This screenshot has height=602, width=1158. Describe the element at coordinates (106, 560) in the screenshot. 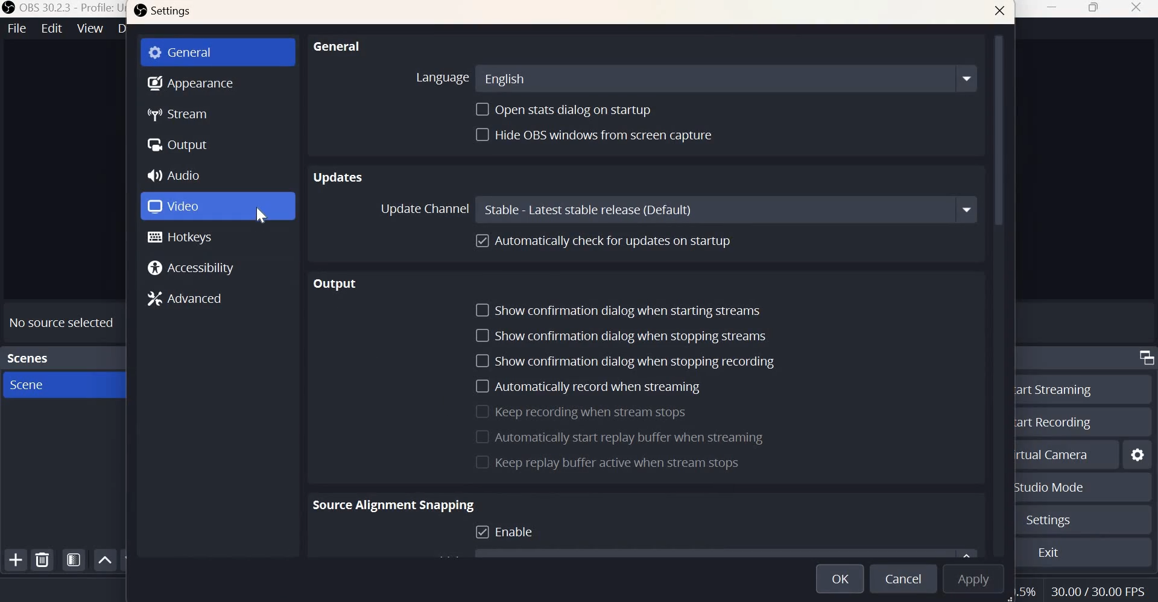

I see `Move scene up` at that location.